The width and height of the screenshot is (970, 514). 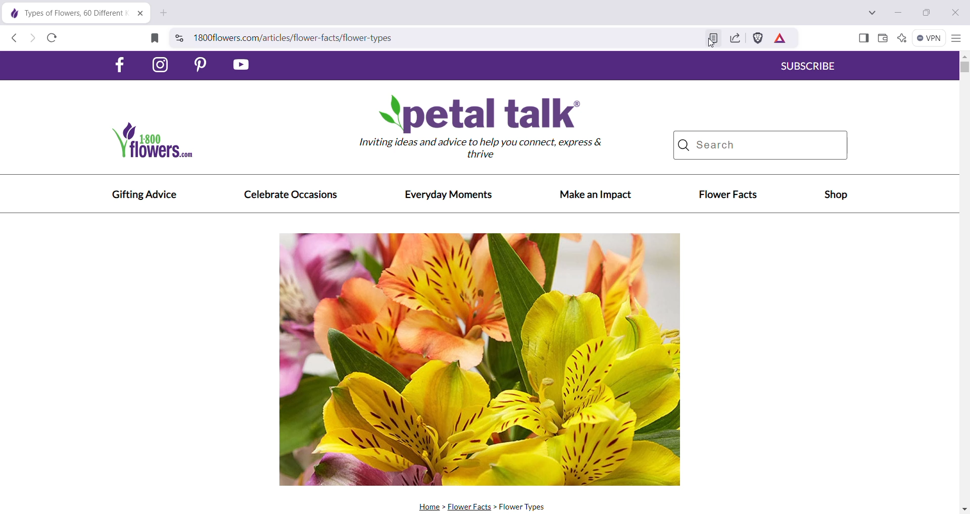 I want to click on petal talk Inviting ideas and advice to help you connect, express & thrive, so click(x=489, y=131).